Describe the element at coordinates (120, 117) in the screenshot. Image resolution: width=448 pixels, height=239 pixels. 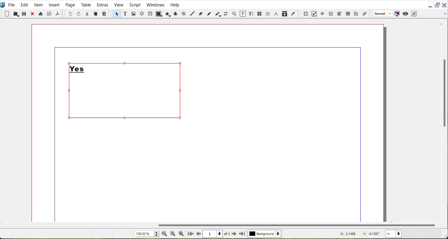
I see `text frame` at that location.